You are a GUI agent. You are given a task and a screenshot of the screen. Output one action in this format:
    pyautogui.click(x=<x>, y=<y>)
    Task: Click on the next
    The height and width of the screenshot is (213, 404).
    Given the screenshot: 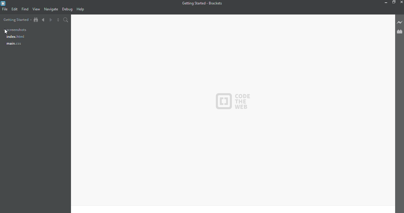 What is the action you would take?
    pyautogui.click(x=51, y=20)
    